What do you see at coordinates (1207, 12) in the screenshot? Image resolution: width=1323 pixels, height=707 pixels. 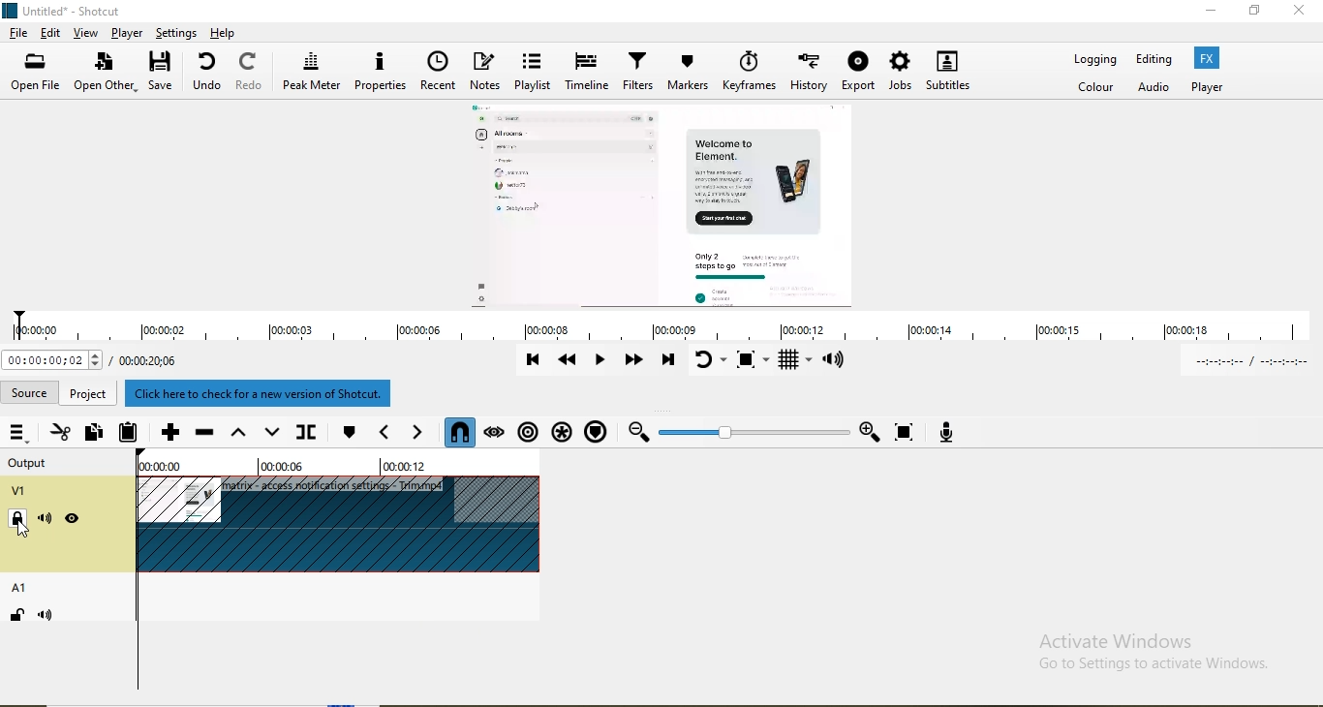 I see `Minimise` at bounding box center [1207, 12].